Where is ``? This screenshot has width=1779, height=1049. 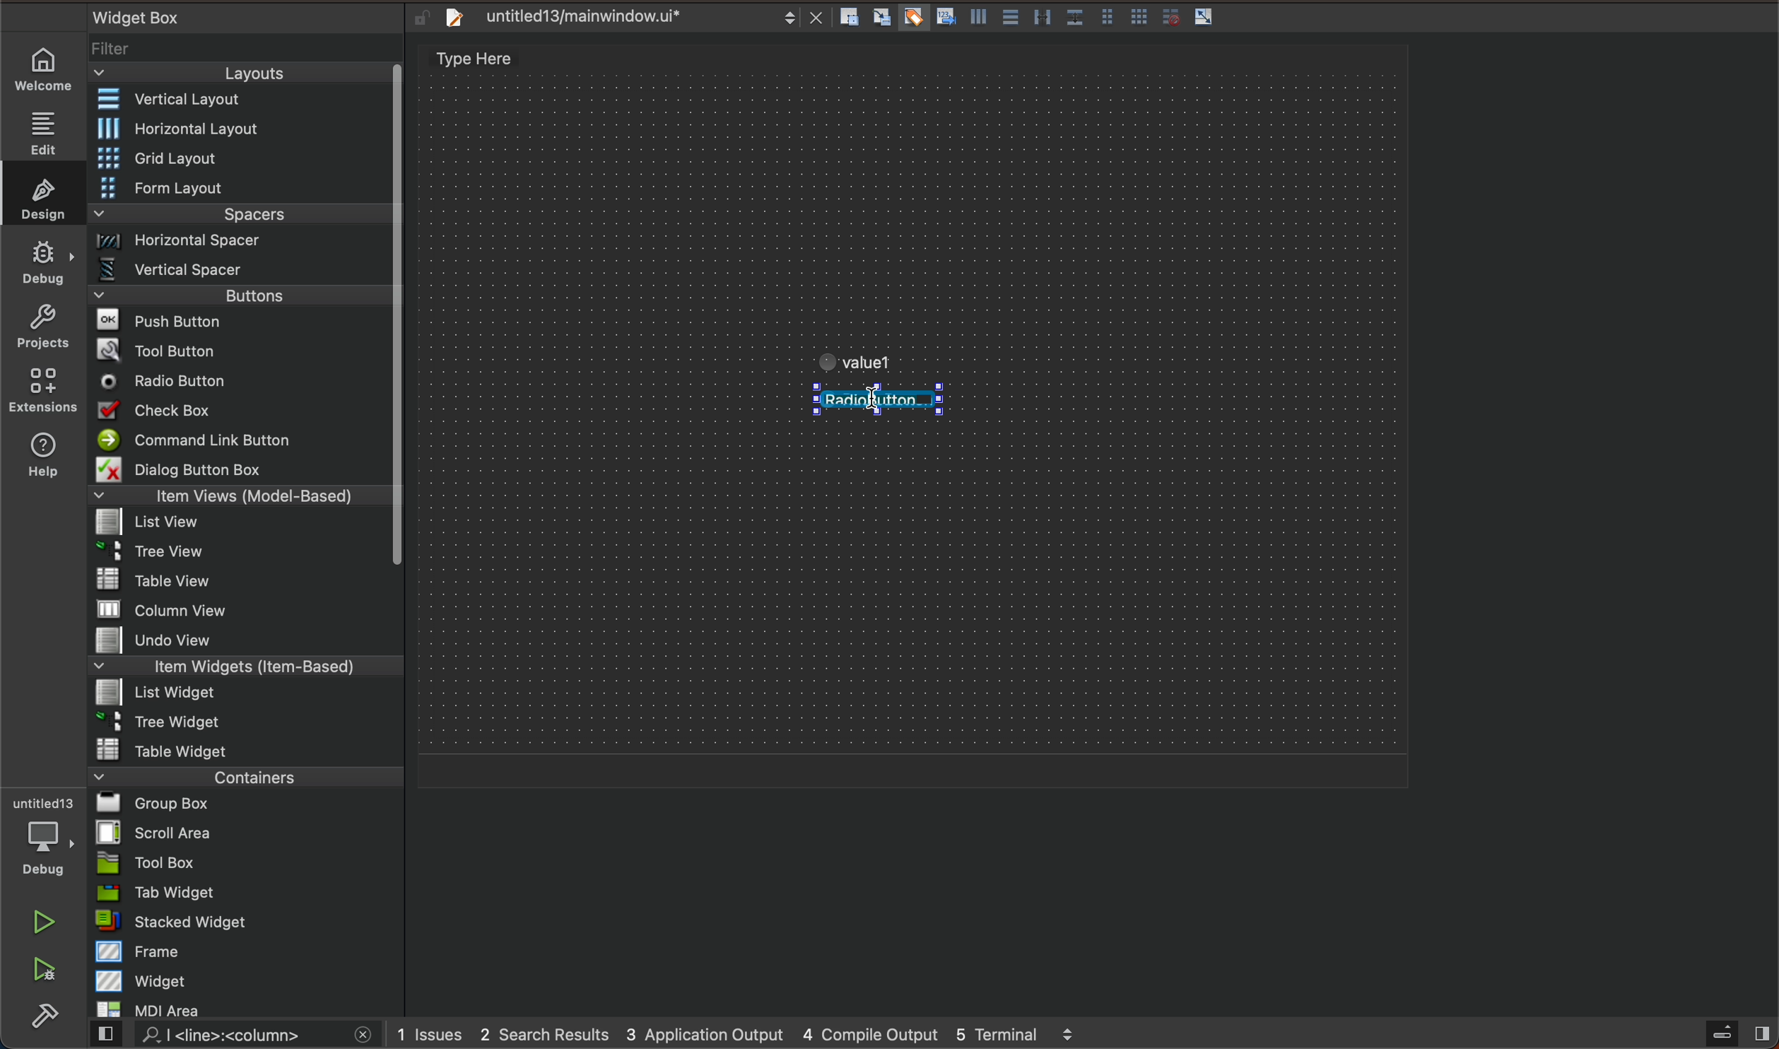  is located at coordinates (1167, 17).